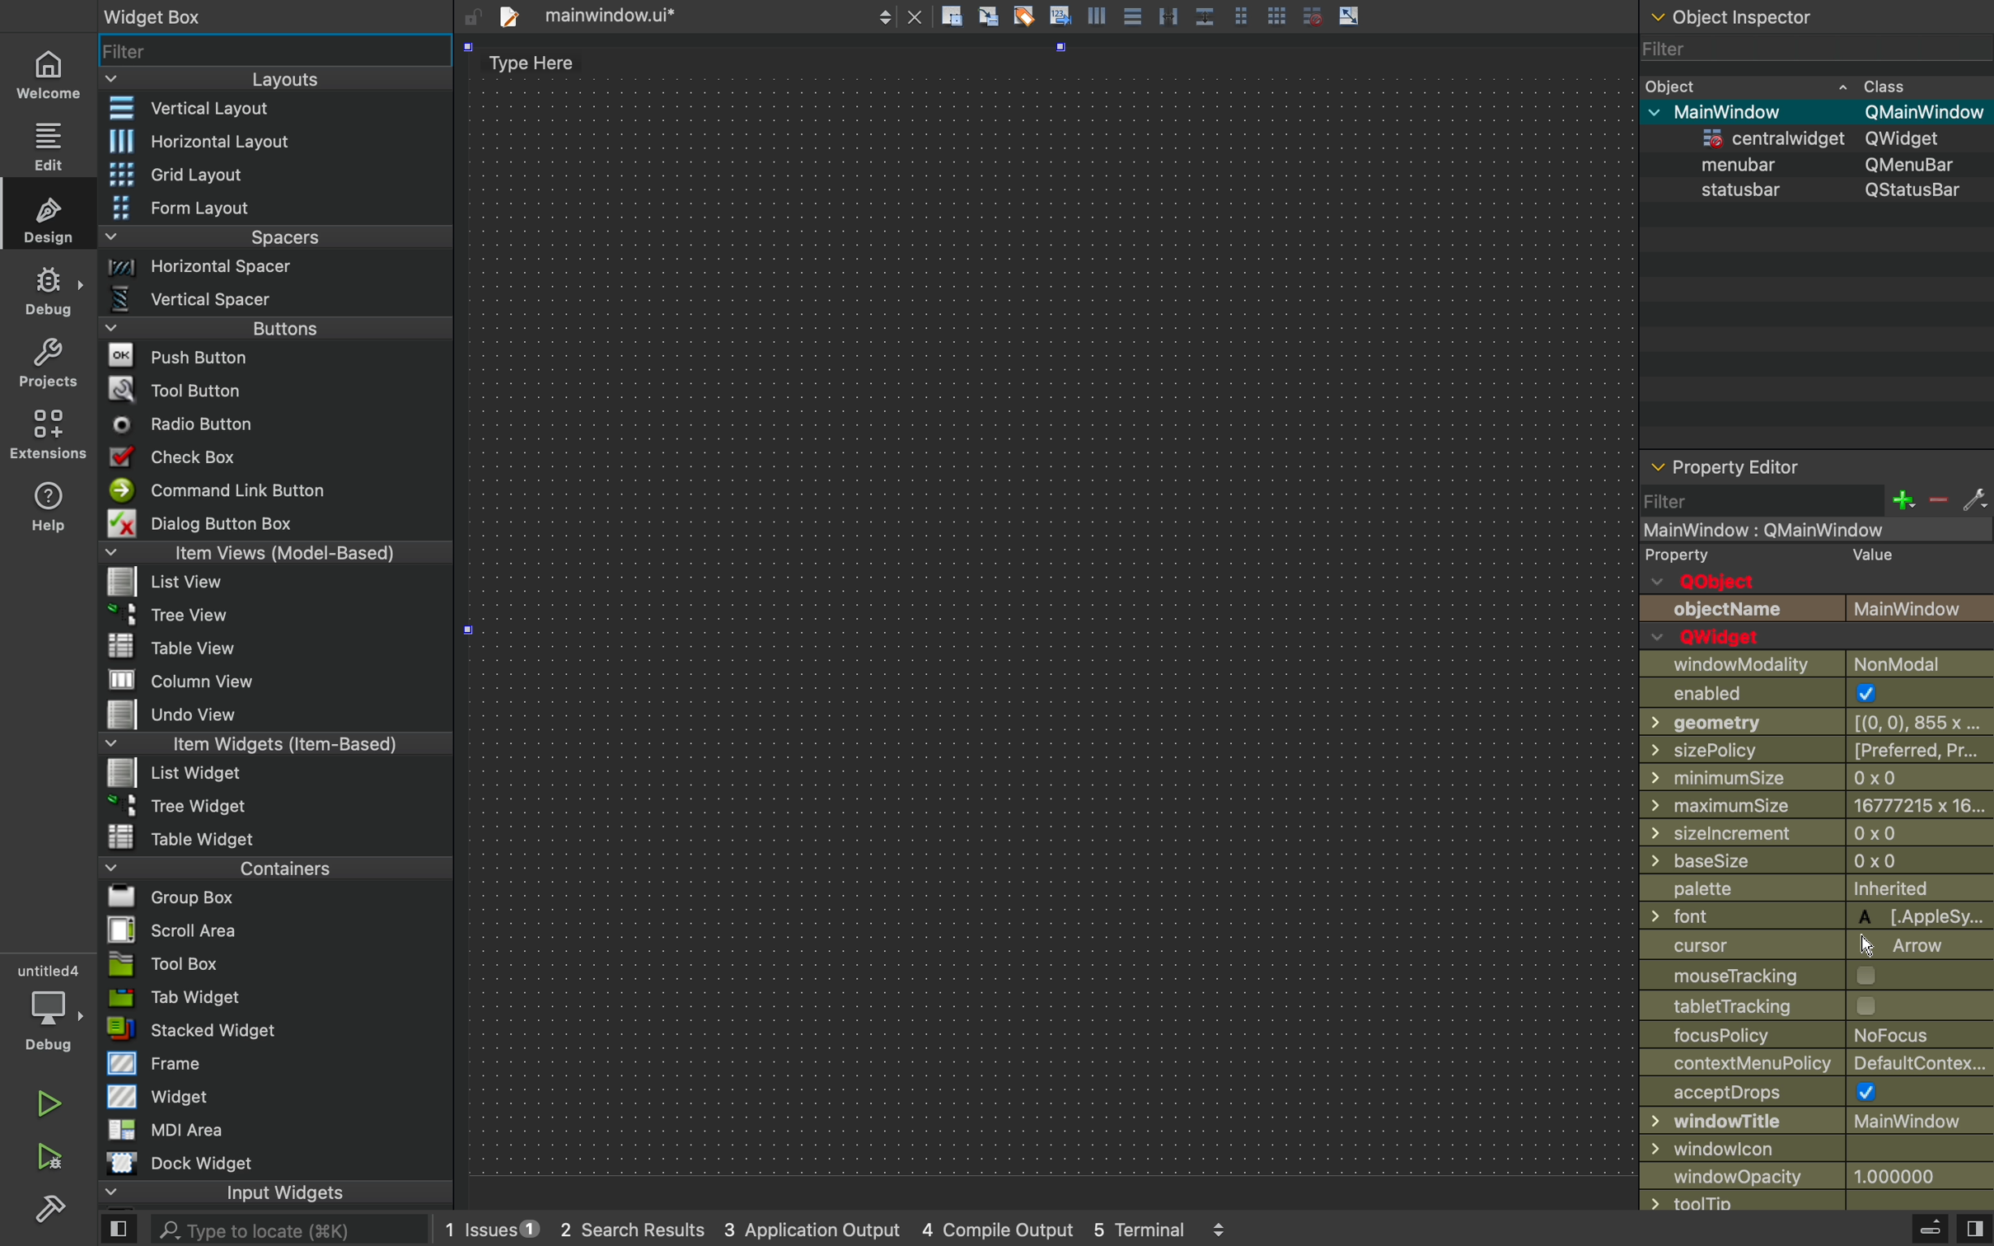 This screenshot has width=1994, height=1246. I want to click on debug menu, so click(1911, 1230).